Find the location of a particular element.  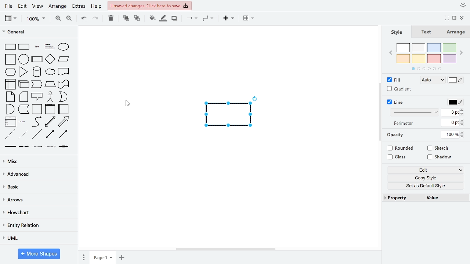

text is located at coordinates (404, 124).